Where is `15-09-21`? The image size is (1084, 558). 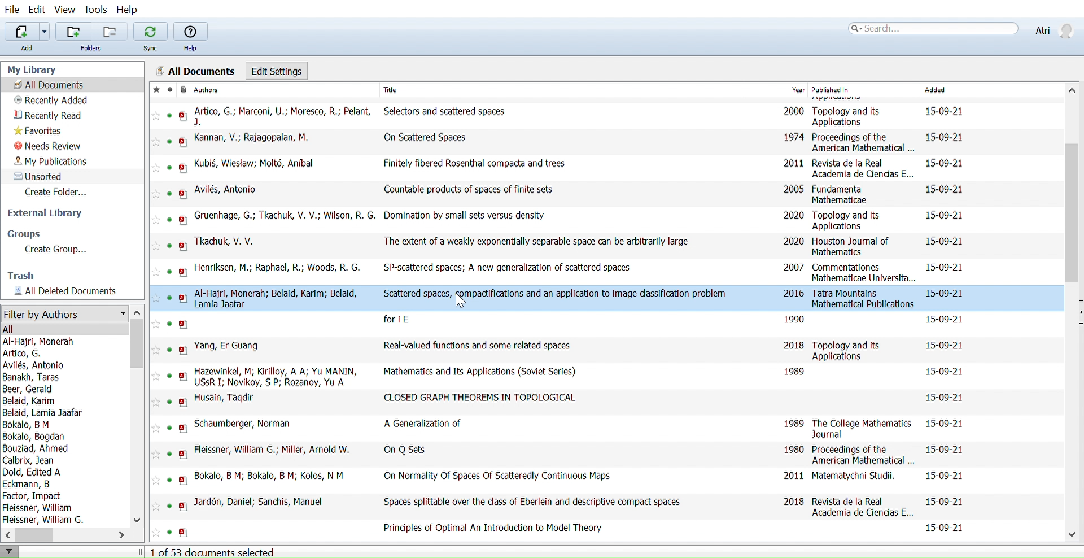 15-09-21 is located at coordinates (947, 424).